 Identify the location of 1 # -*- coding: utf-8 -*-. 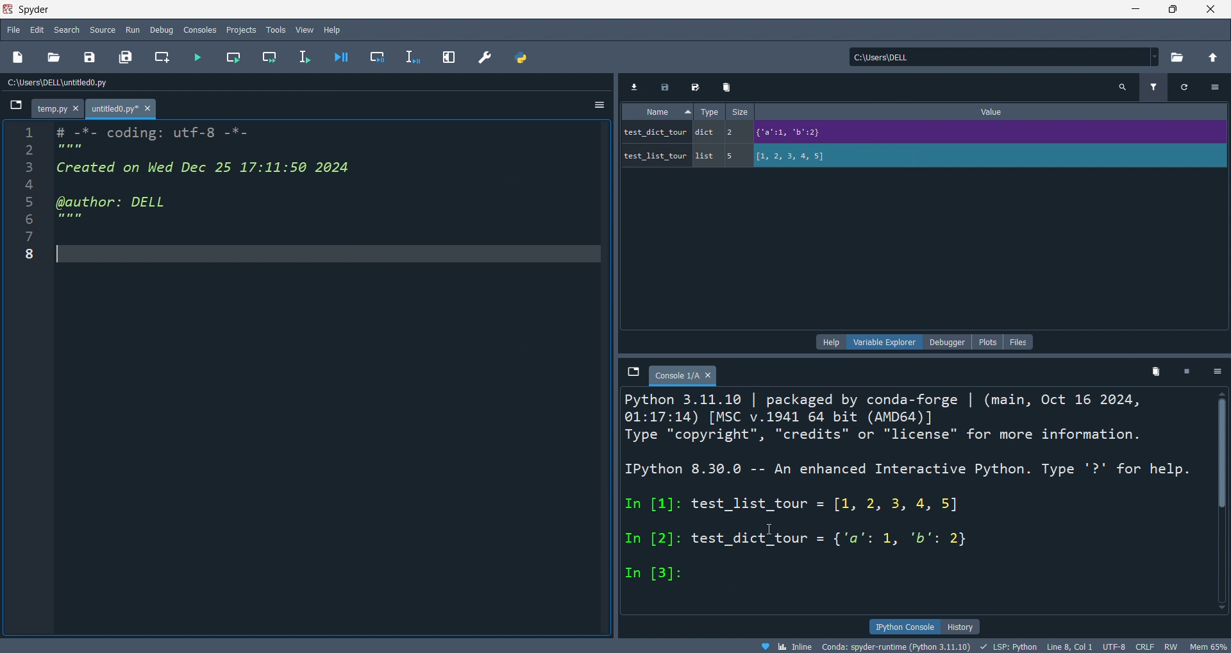
(127, 131).